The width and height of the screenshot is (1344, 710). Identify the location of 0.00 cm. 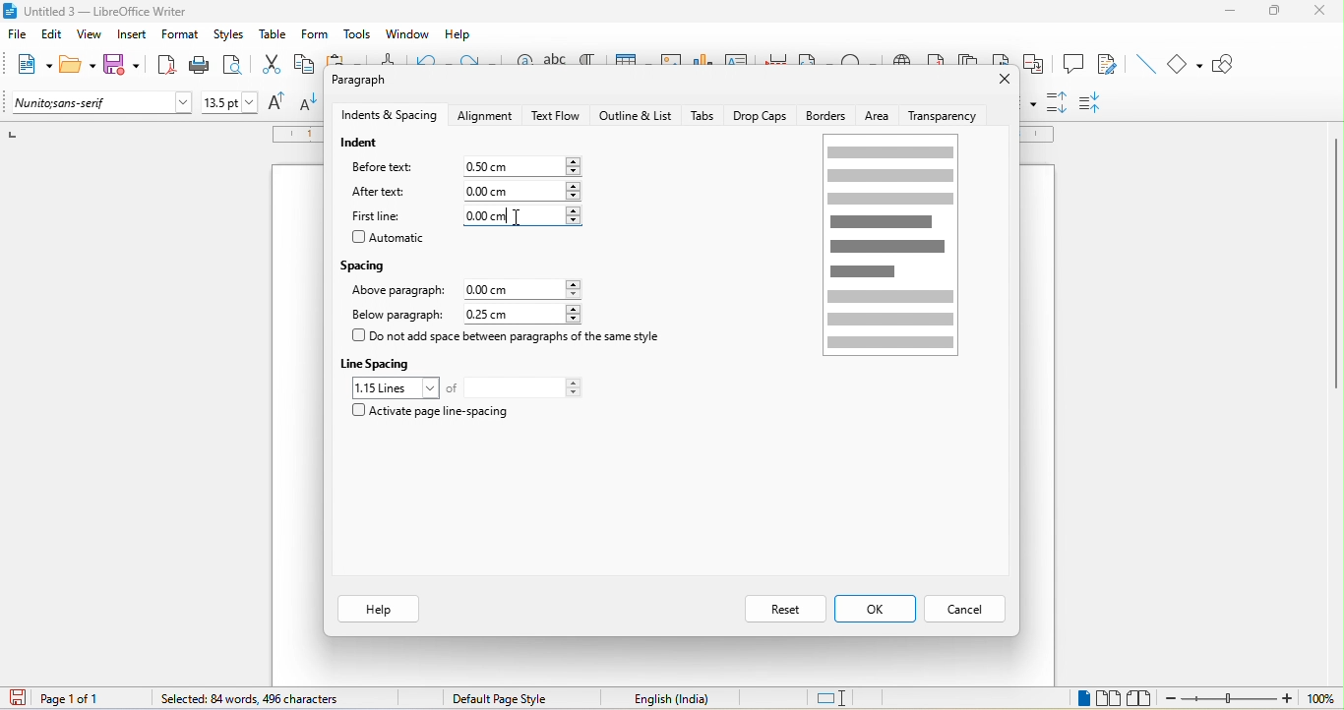
(508, 290).